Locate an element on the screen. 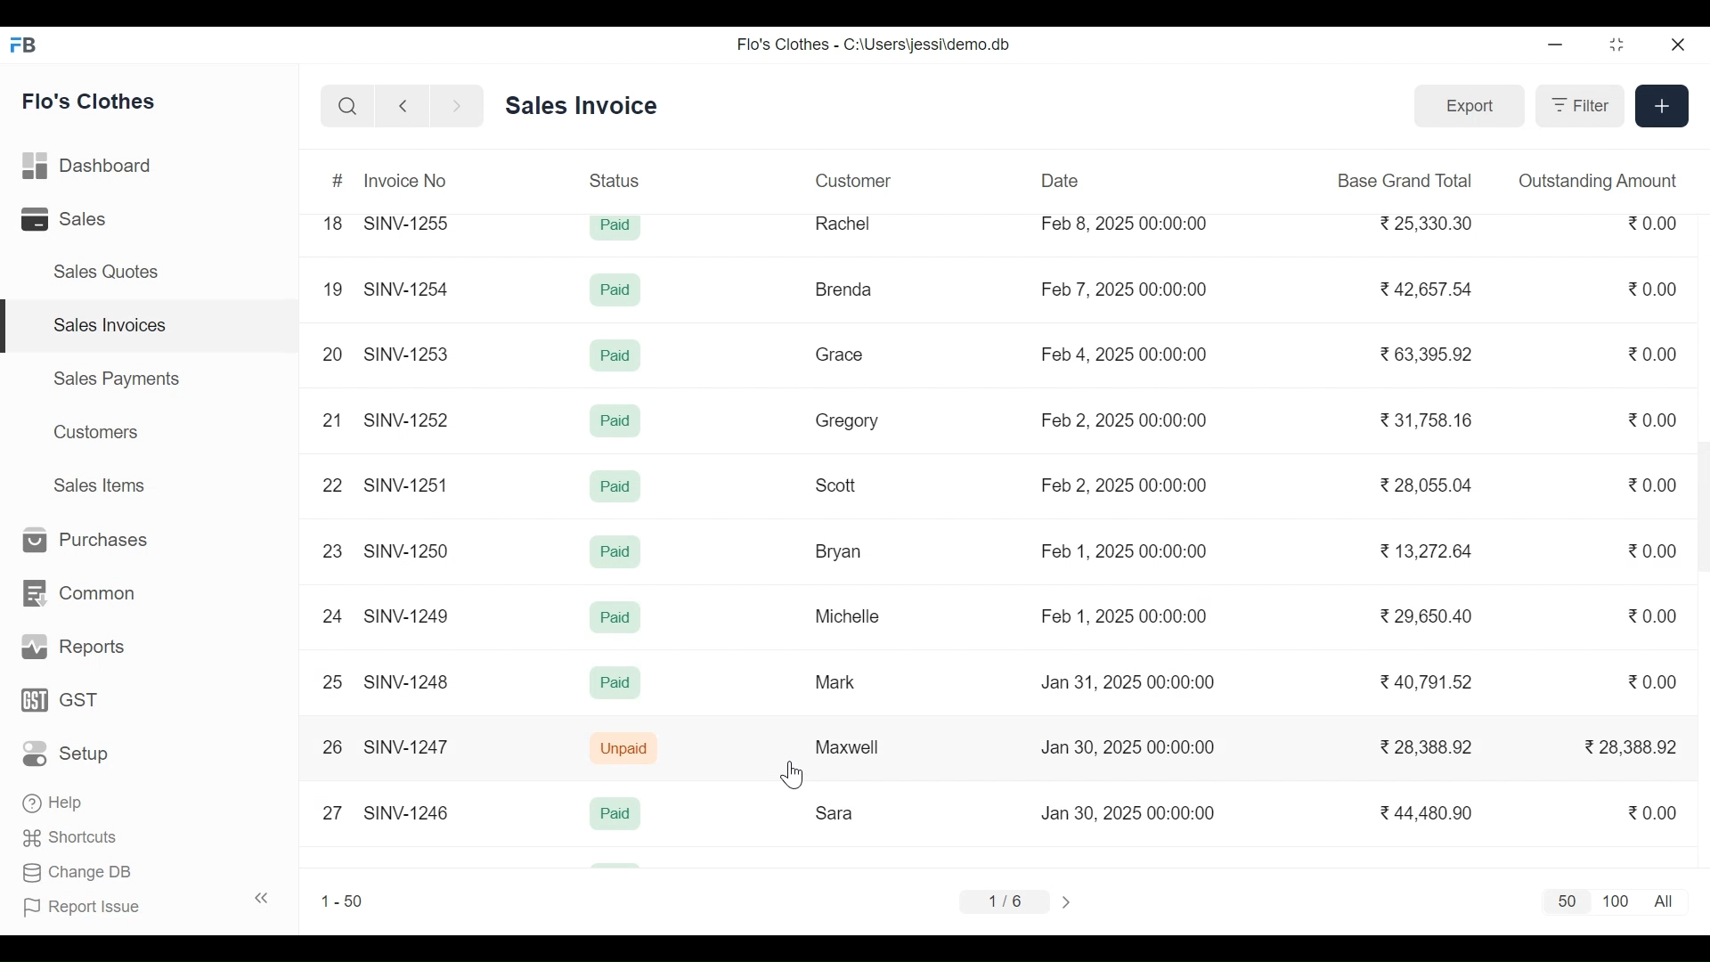  GST is located at coordinates (60, 701).